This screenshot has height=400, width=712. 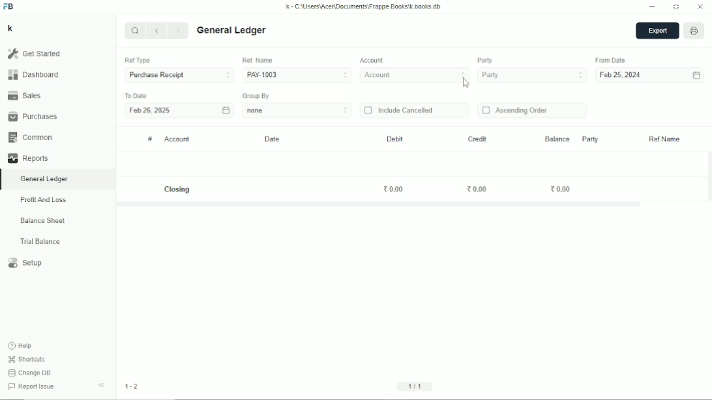 I want to click on Sales, so click(x=24, y=94).